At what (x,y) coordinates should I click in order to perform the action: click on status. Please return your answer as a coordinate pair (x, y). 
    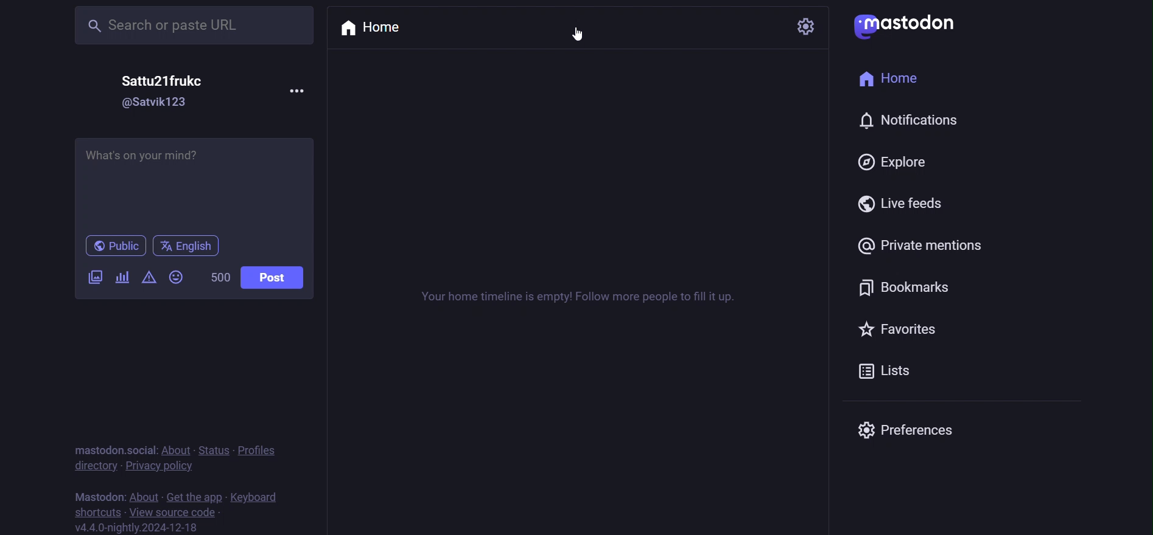
    Looking at the image, I should click on (213, 450).